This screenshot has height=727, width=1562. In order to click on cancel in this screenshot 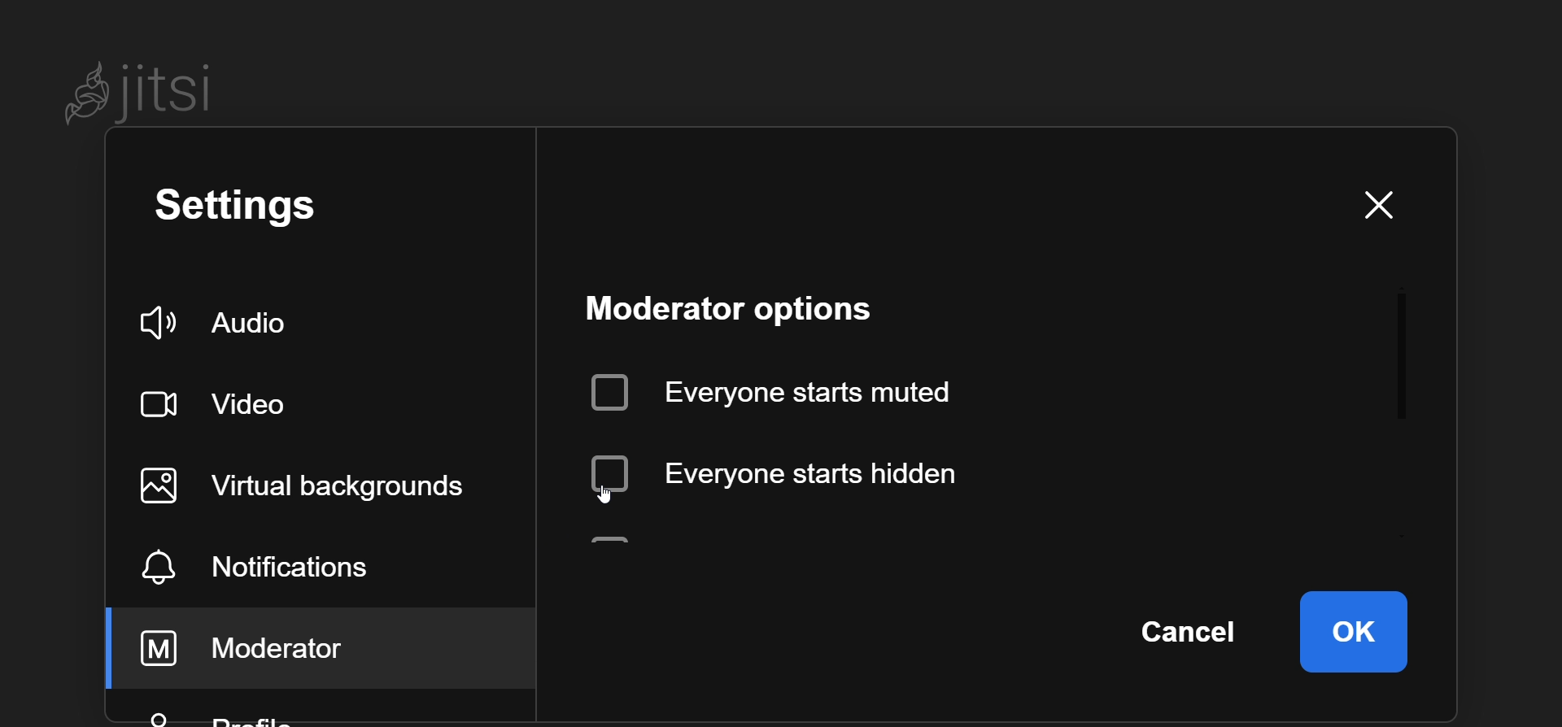, I will do `click(1194, 632)`.